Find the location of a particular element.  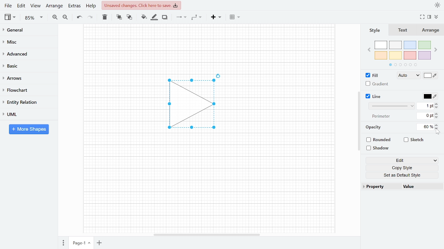

green is located at coordinates (425, 45).